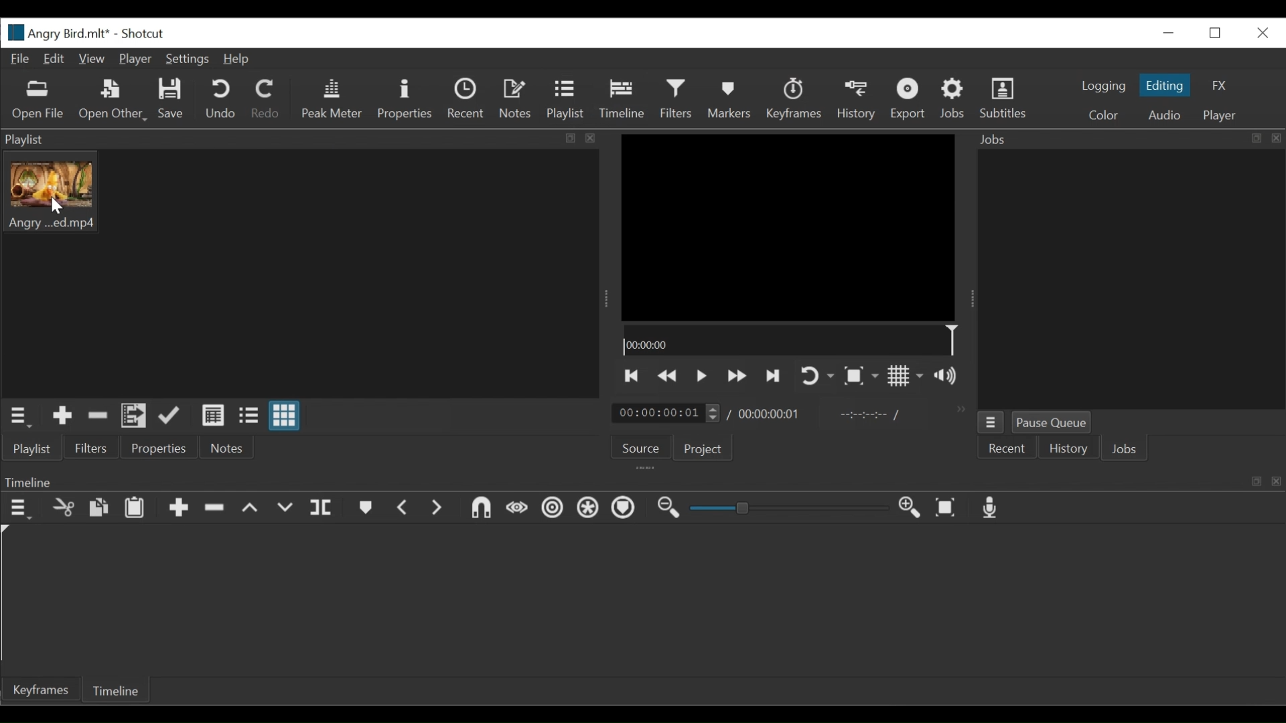  Describe the element at coordinates (135, 60) in the screenshot. I see `Player` at that location.